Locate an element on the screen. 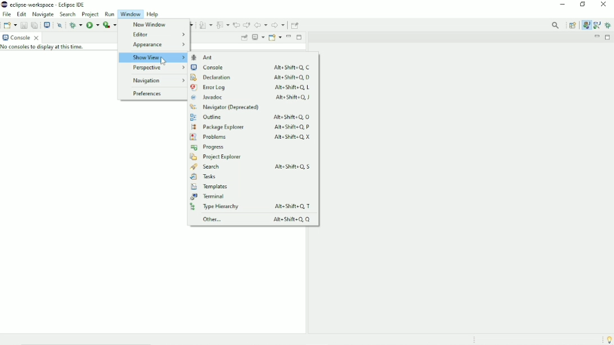 The width and height of the screenshot is (614, 345). Tip is located at coordinates (609, 339).